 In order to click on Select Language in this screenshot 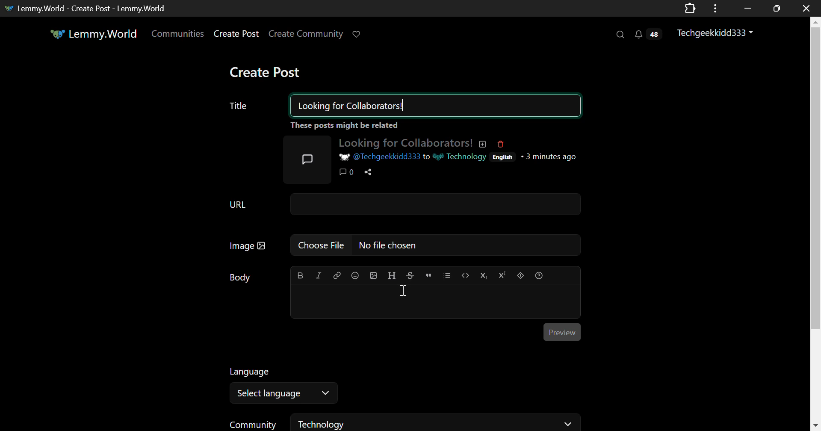, I will do `click(284, 393)`.